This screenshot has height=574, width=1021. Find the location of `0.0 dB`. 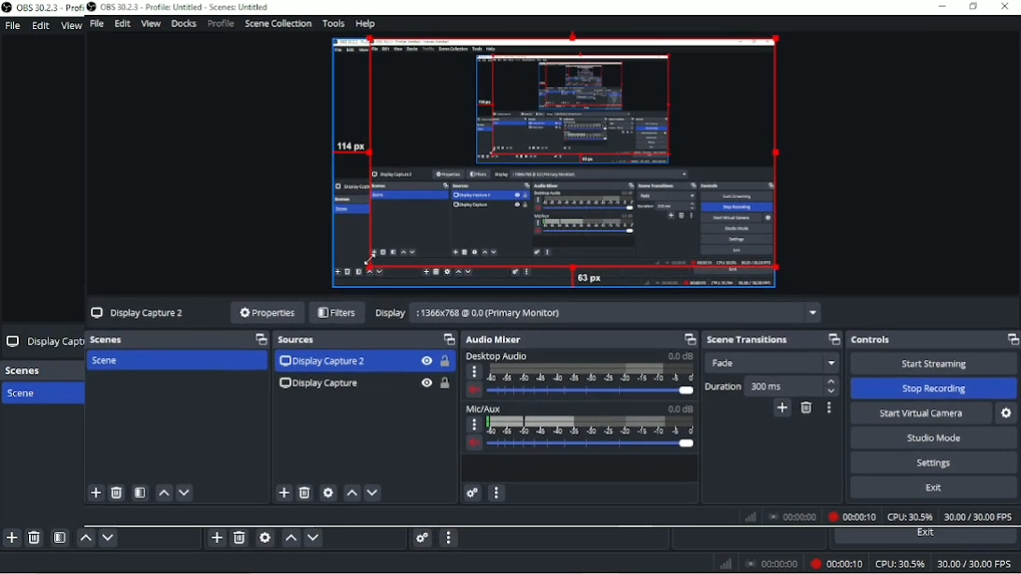

0.0 dB is located at coordinates (677, 409).